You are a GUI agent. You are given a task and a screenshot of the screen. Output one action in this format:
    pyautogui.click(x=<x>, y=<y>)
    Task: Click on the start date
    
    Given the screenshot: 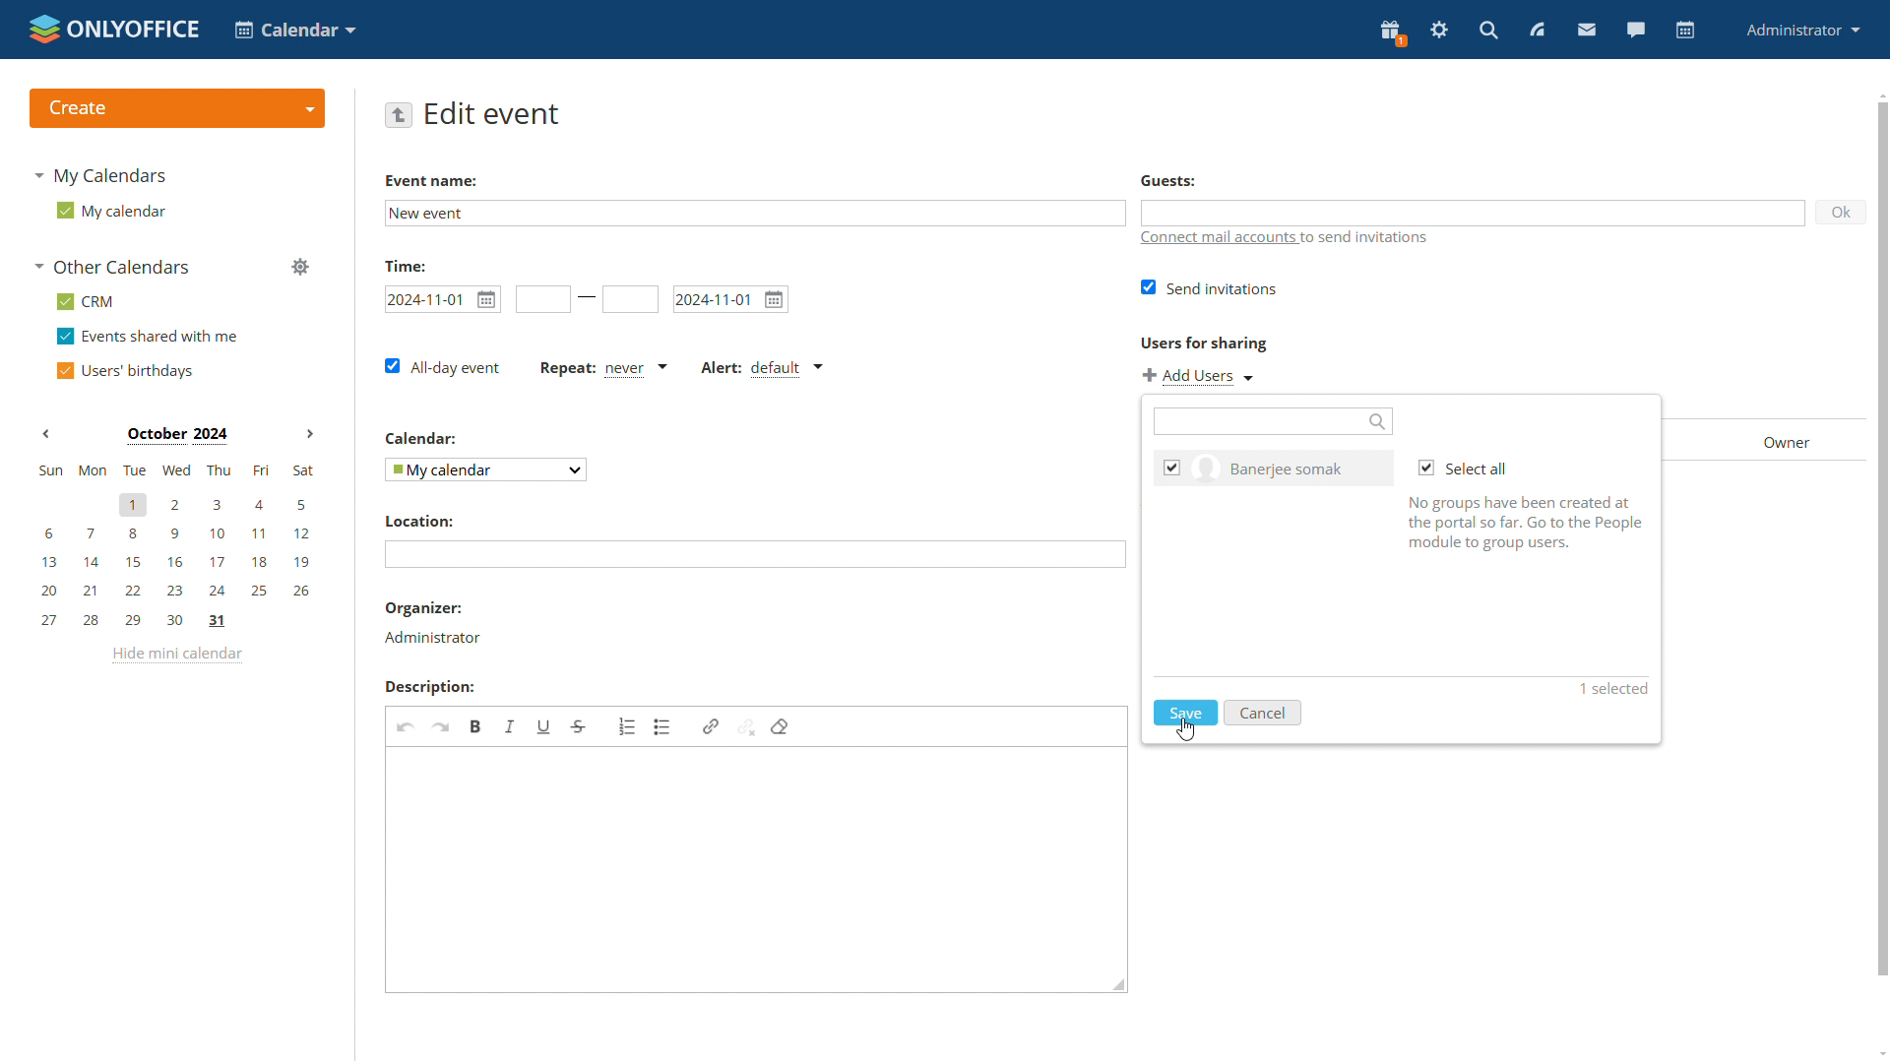 What is the action you would take?
    pyautogui.click(x=440, y=299)
    